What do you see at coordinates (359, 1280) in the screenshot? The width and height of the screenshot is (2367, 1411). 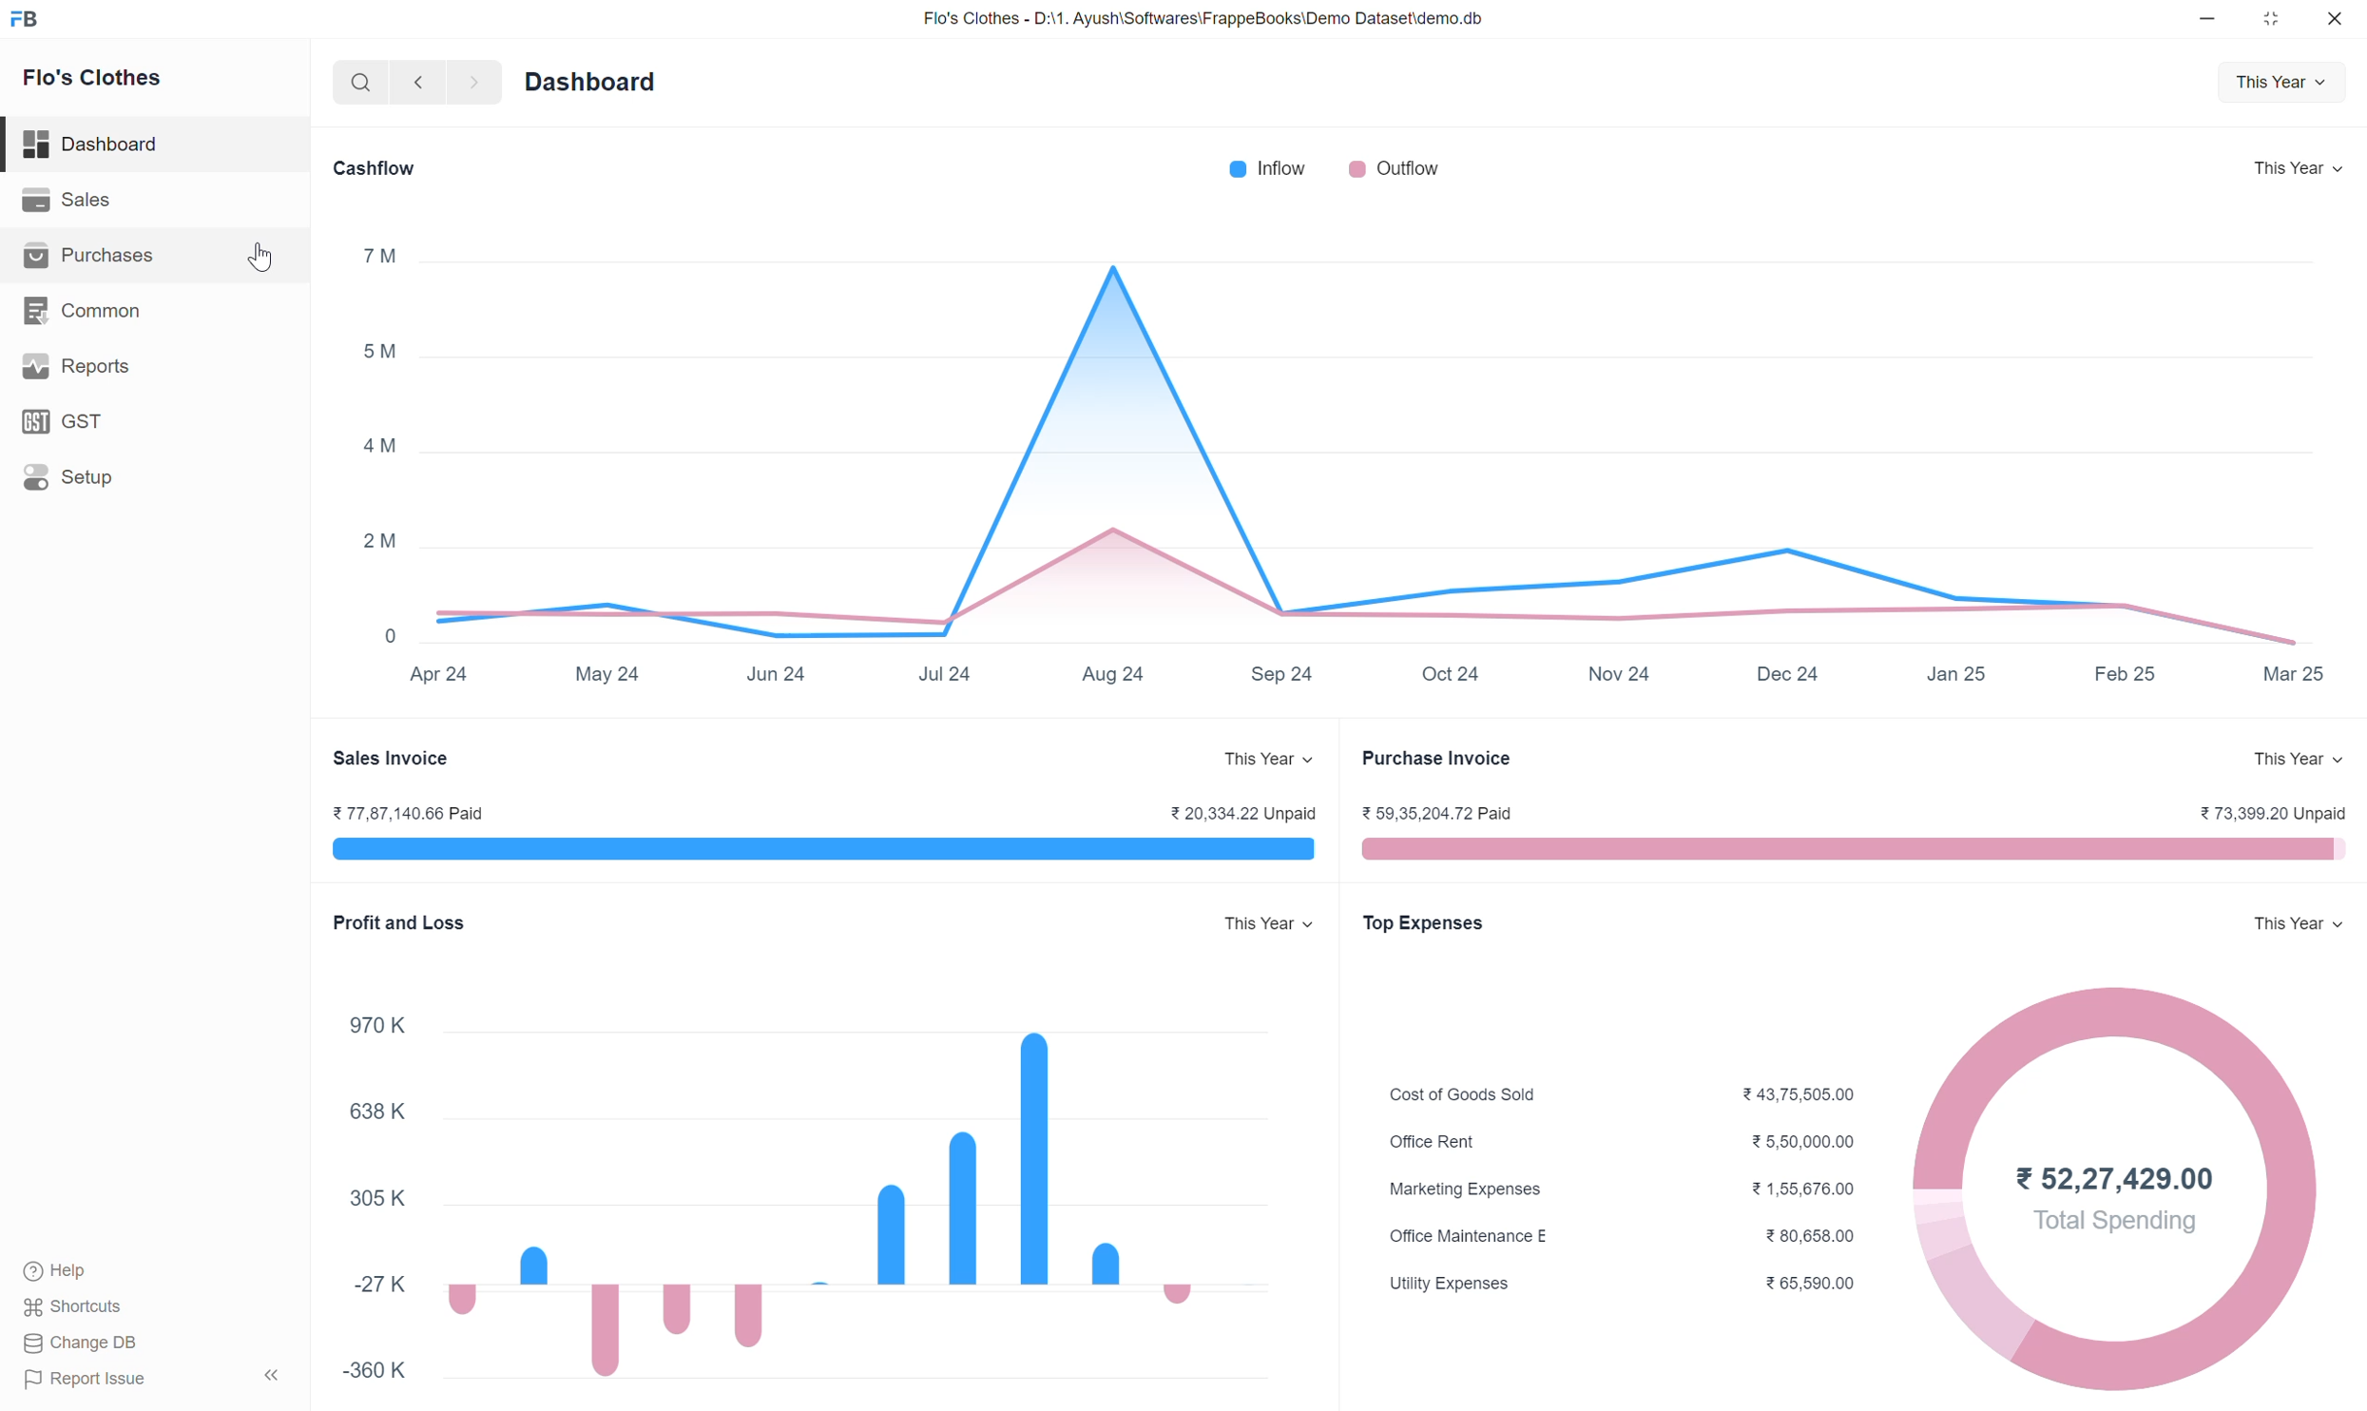 I see `27K` at bounding box center [359, 1280].